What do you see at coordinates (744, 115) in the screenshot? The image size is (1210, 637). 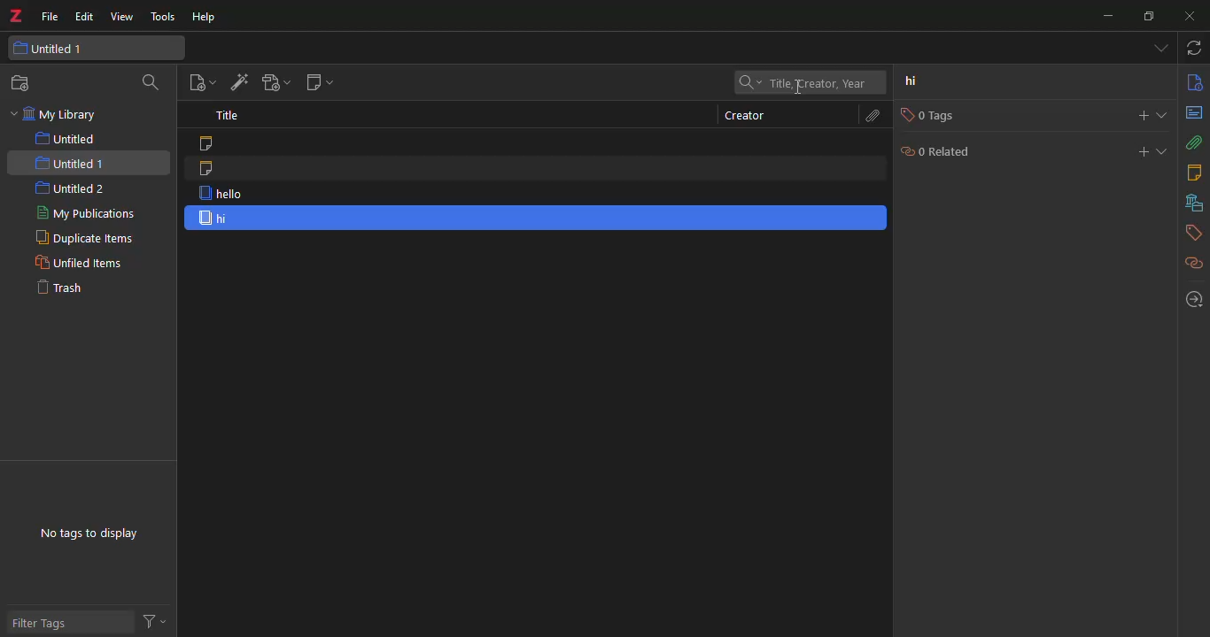 I see `creator` at bounding box center [744, 115].